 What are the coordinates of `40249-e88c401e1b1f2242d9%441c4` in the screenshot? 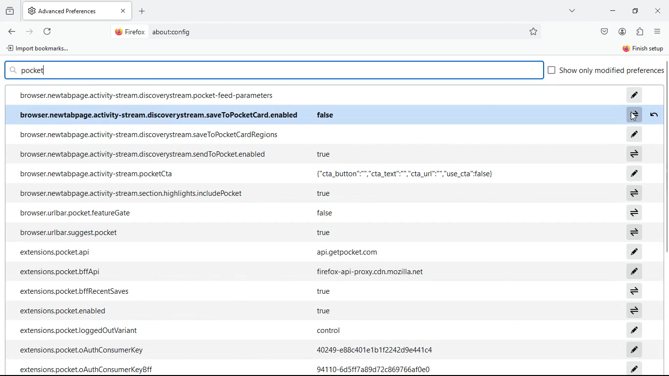 It's located at (374, 349).